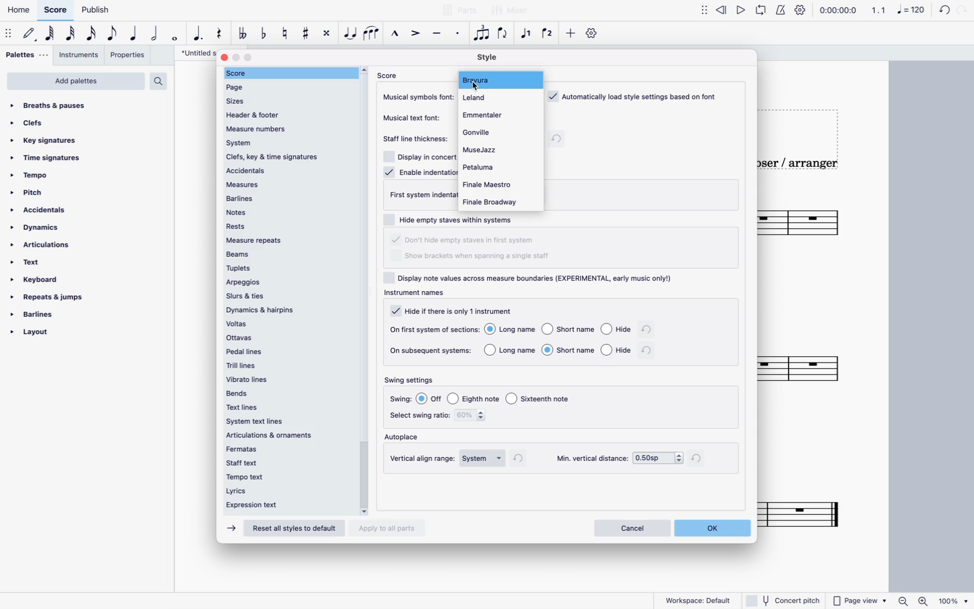  Describe the element at coordinates (287, 32) in the screenshot. I see `tune` at that location.